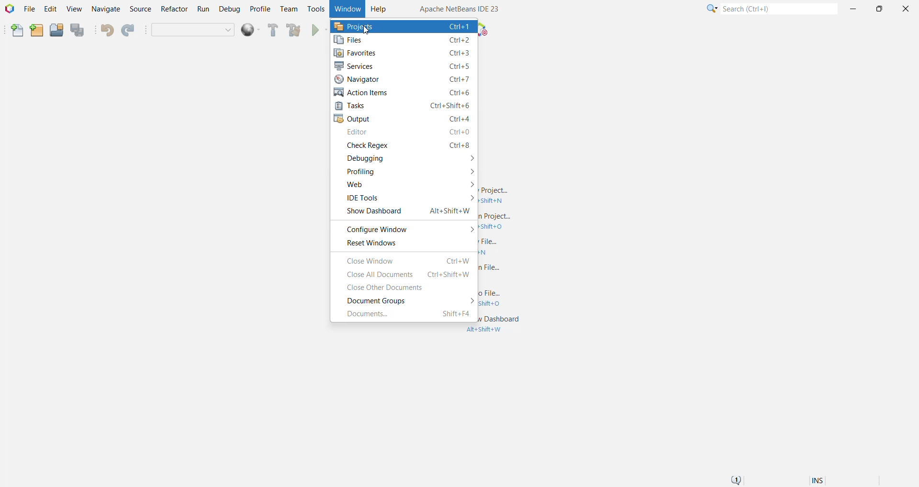 This screenshot has height=487, width=919. What do you see at coordinates (252, 31) in the screenshot?
I see `` at bounding box center [252, 31].